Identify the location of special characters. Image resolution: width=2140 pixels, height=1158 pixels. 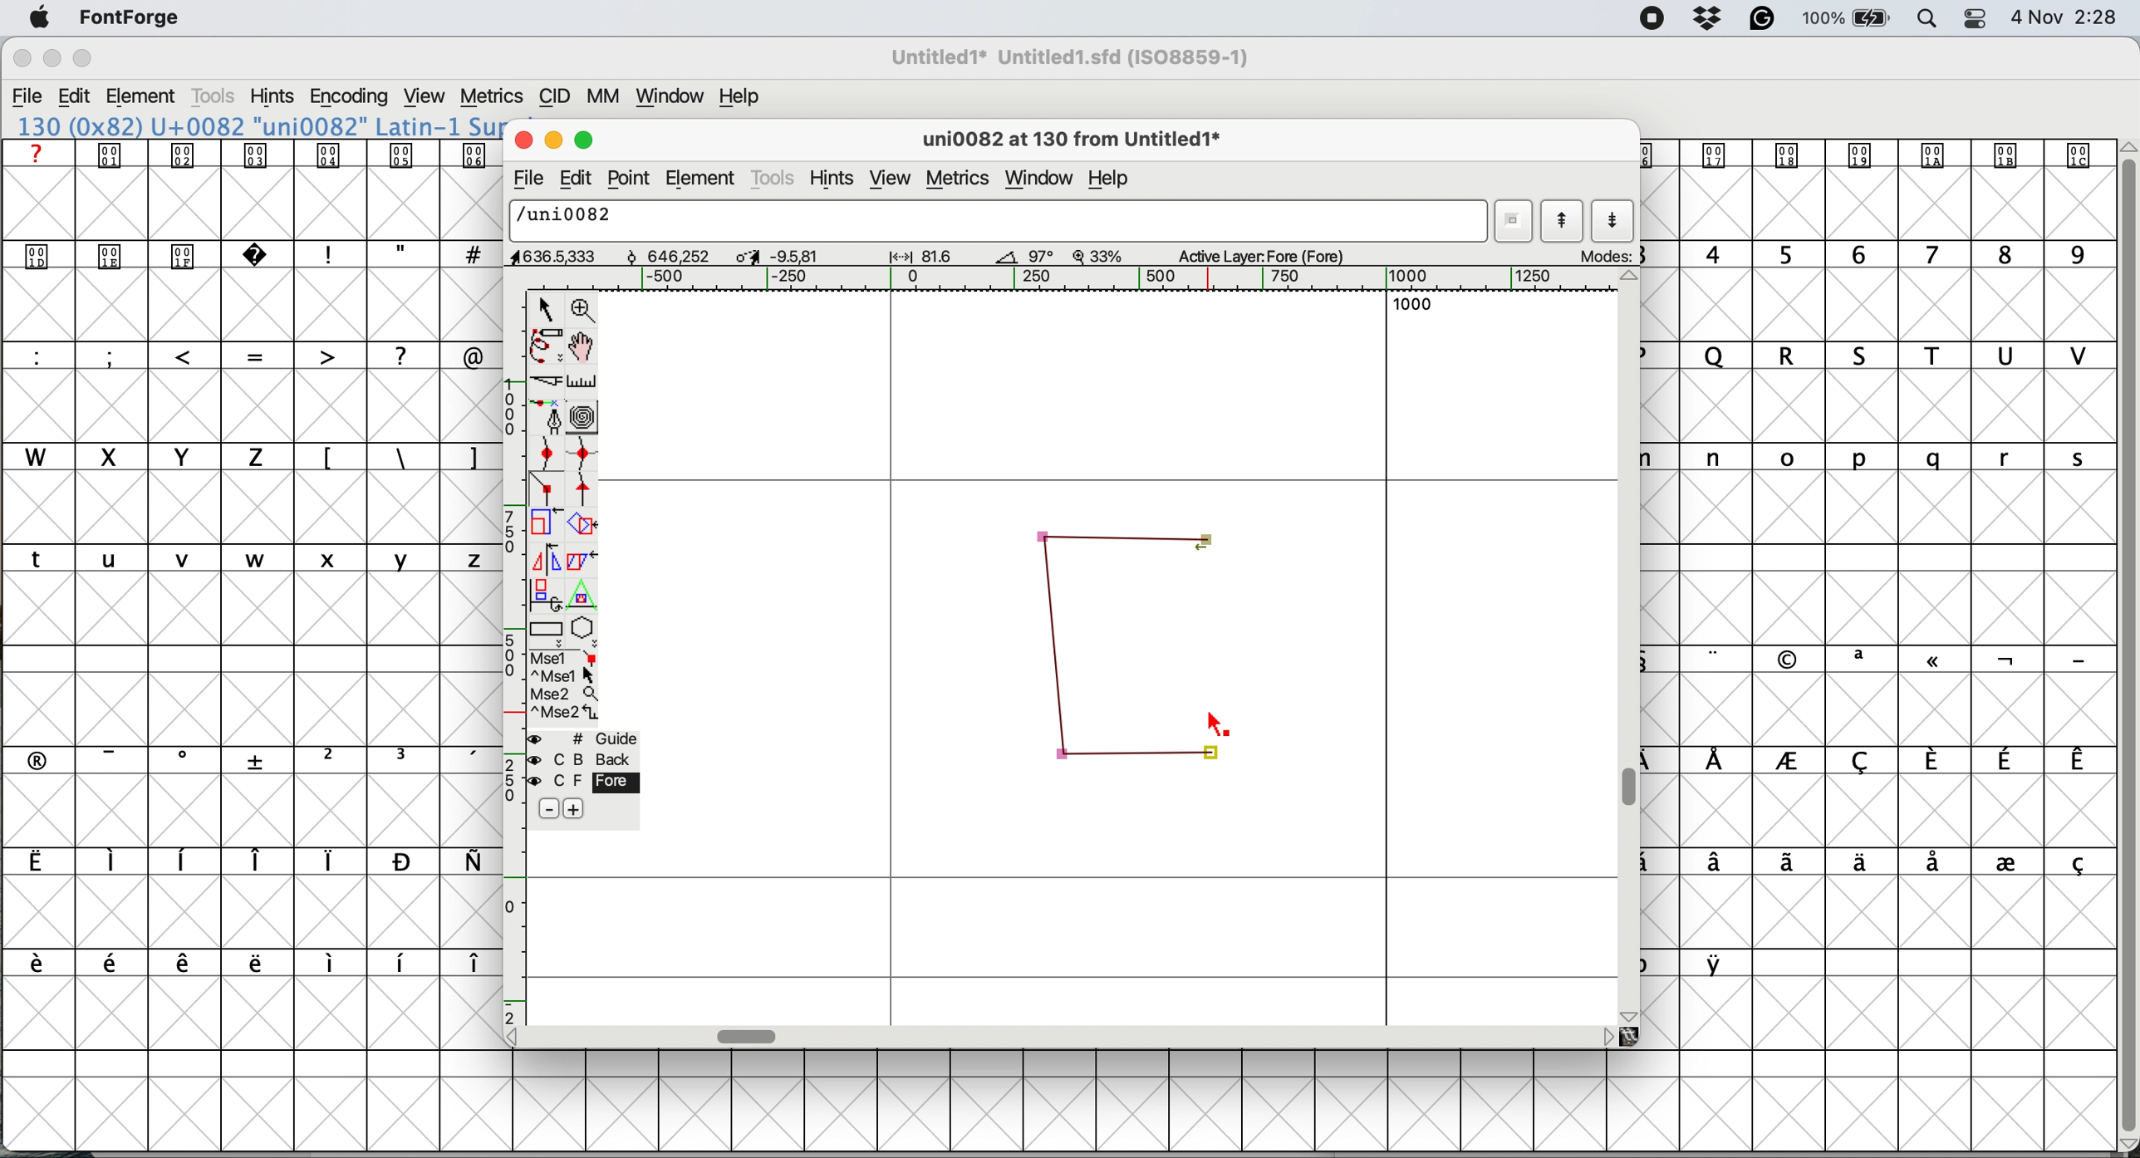
(252, 355).